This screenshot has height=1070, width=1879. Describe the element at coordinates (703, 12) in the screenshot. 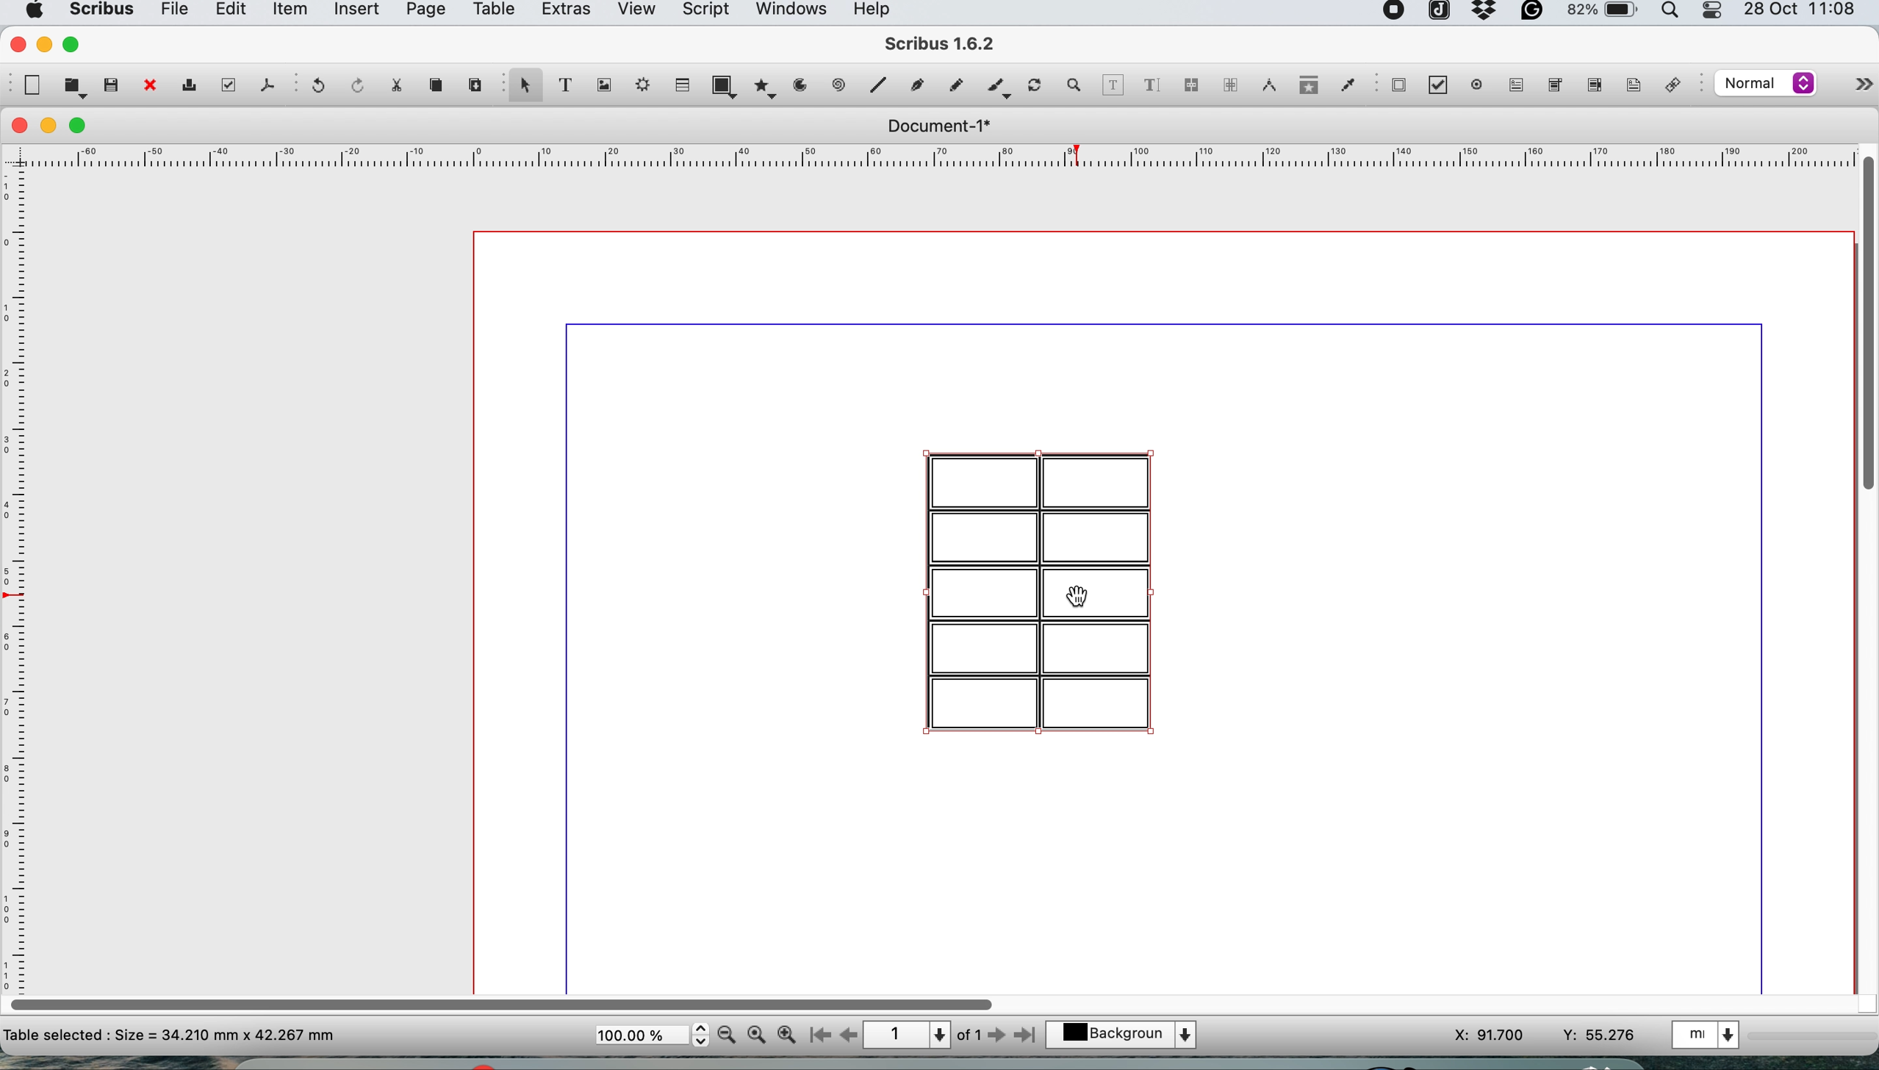

I see `script` at that location.